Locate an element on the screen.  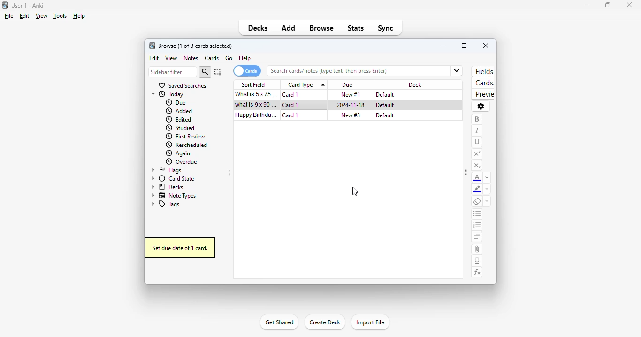
create deck is located at coordinates (324, 322).